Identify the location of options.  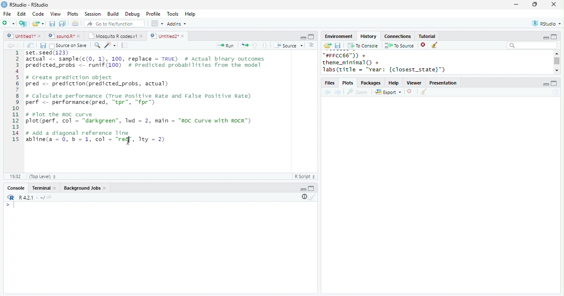
(311, 45).